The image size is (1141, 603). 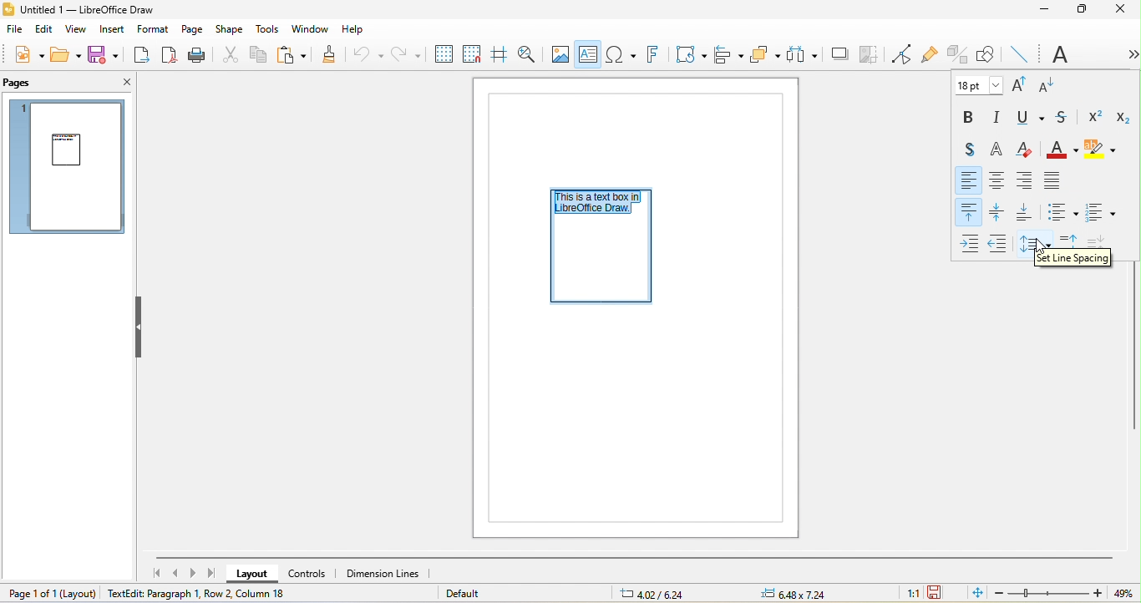 What do you see at coordinates (145, 56) in the screenshot?
I see `export` at bounding box center [145, 56].